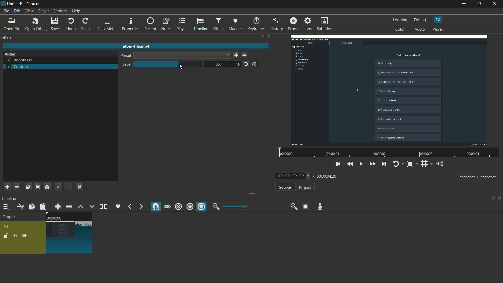 This screenshot has width=503, height=283. Describe the element at coordinates (80, 187) in the screenshot. I see `deselect the filter` at that location.